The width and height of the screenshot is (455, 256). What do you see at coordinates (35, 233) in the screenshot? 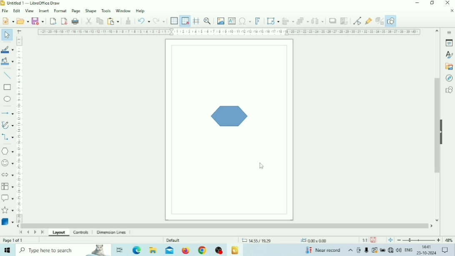
I see `Scroll to next page` at bounding box center [35, 233].